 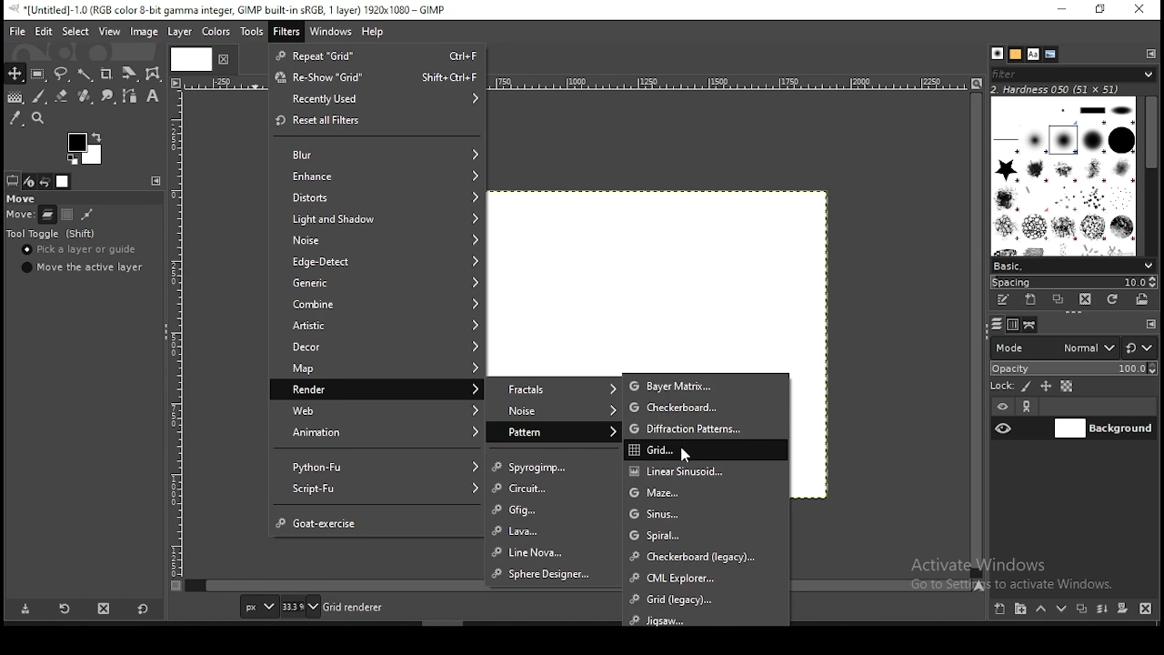 What do you see at coordinates (1026, 387) in the screenshot?
I see `lock pixels` at bounding box center [1026, 387].